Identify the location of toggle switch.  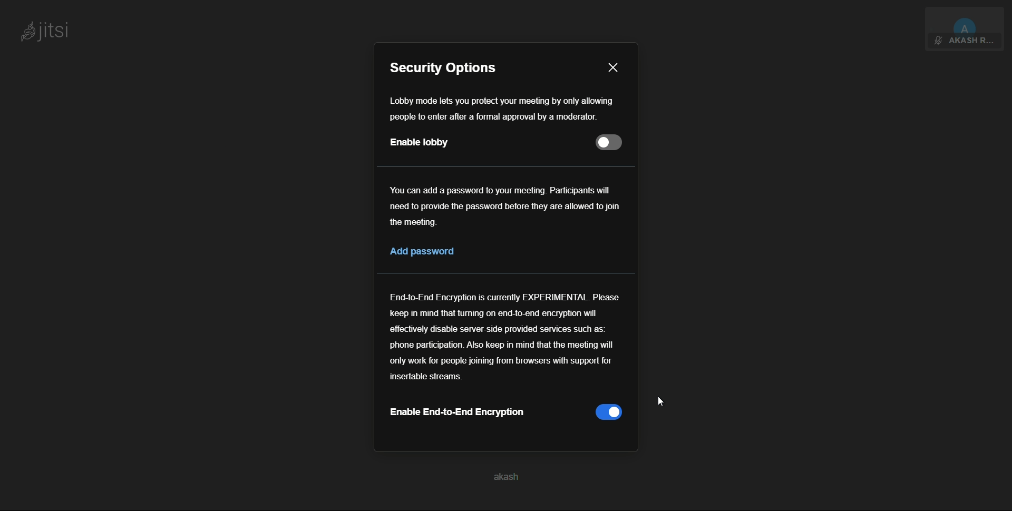
(608, 412).